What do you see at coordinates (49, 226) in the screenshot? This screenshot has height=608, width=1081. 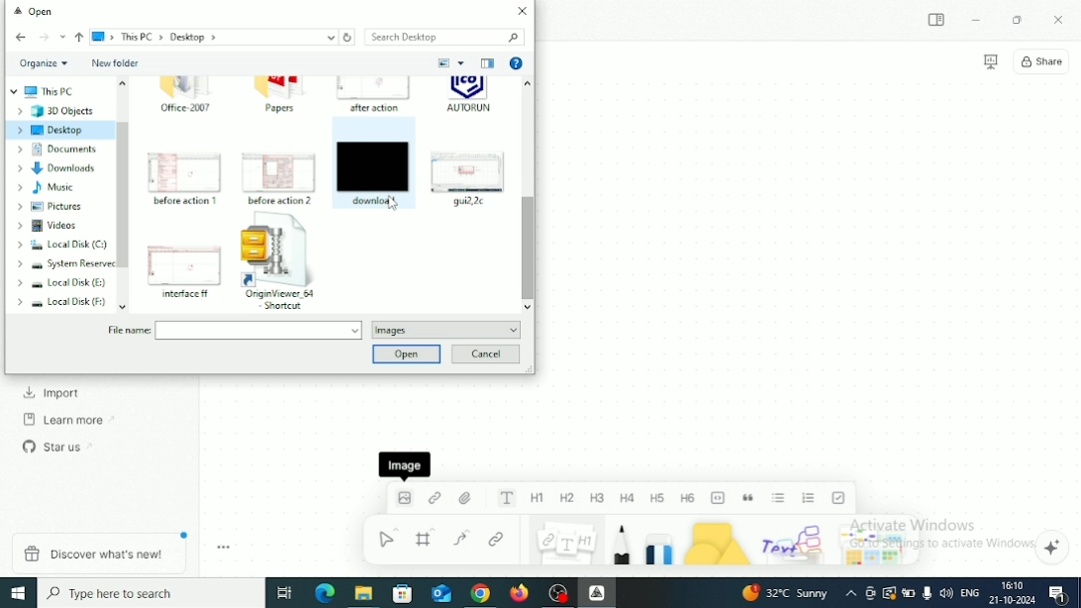 I see `Videos` at bounding box center [49, 226].